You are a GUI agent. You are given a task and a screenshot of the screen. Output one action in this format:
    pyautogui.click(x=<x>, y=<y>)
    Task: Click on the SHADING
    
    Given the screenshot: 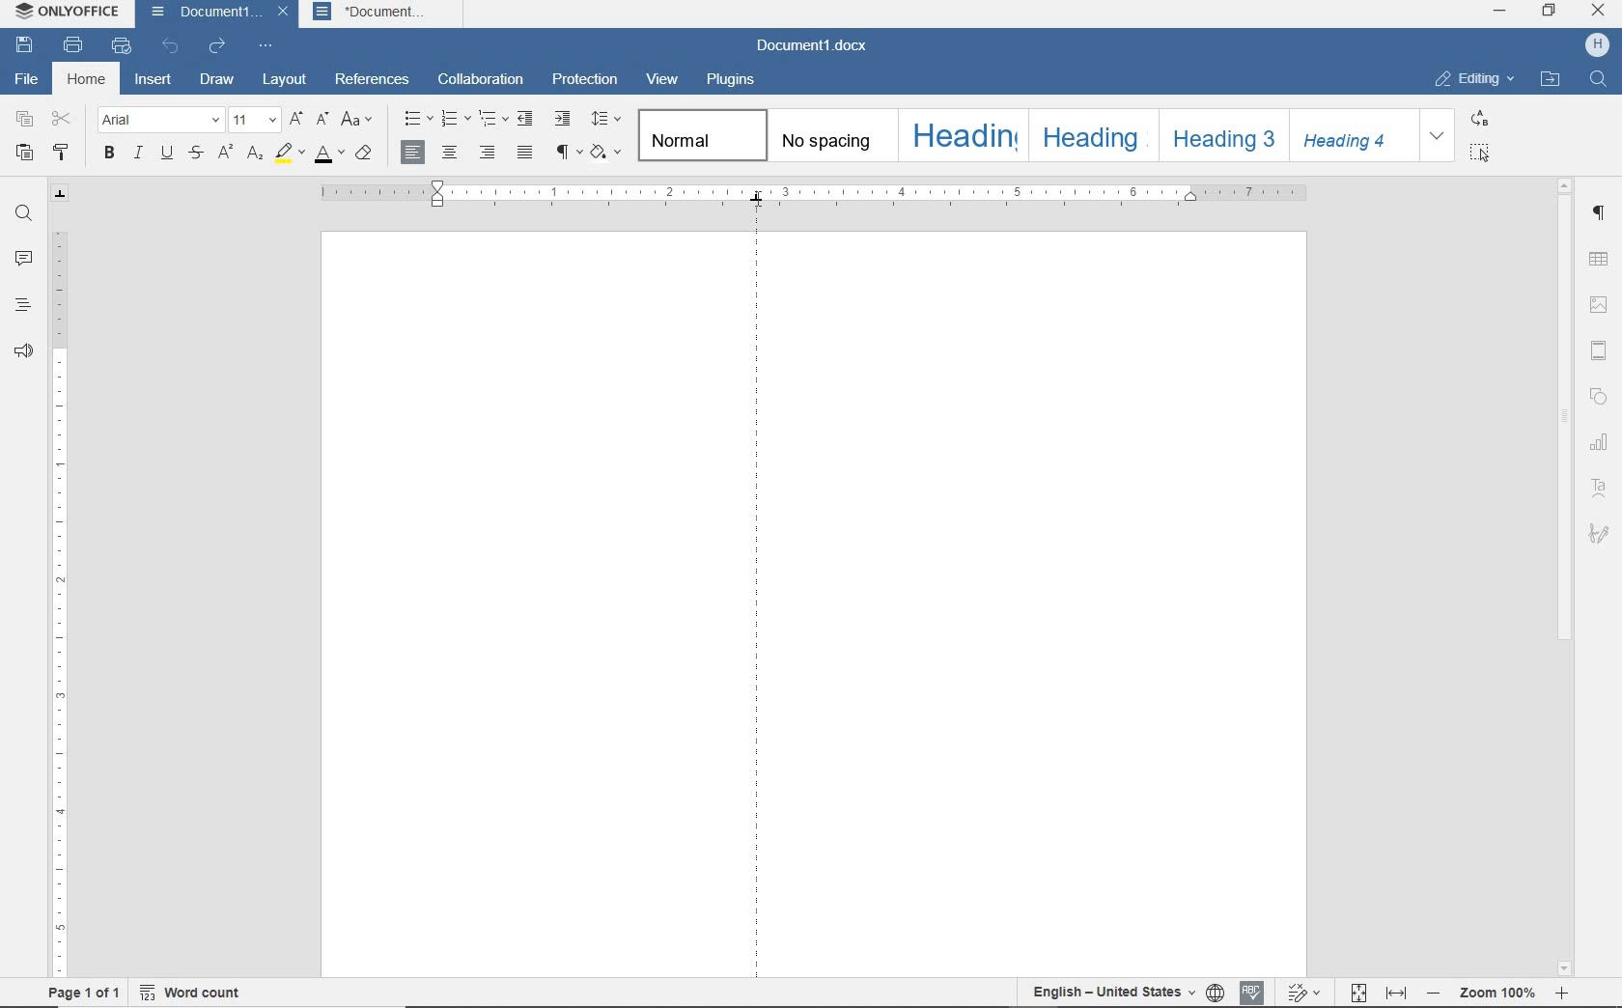 What is the action you would take?
    pyautogui.click(x=605, y=153)
    